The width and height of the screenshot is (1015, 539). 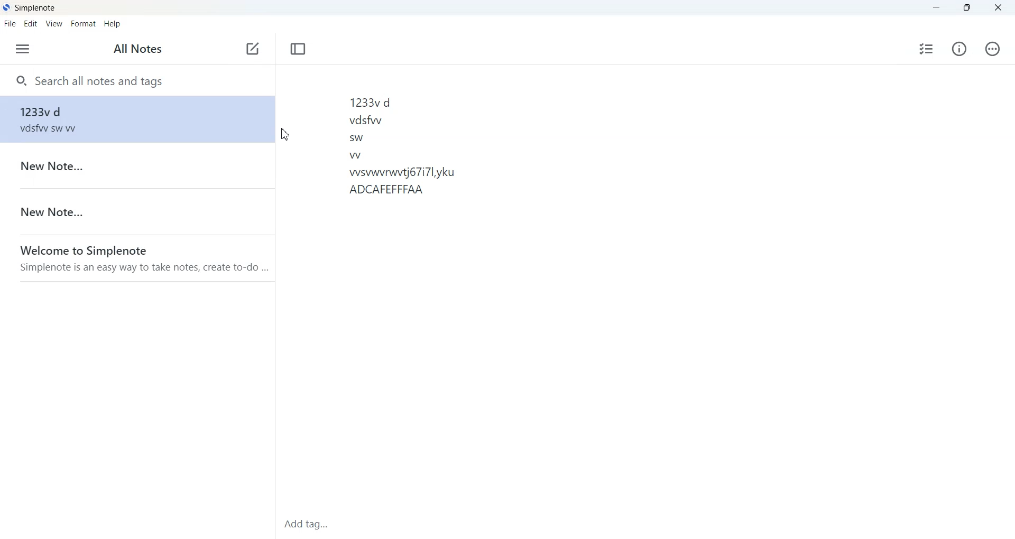 I want to click on Toggle focus mode, so click(x=298, y=49).